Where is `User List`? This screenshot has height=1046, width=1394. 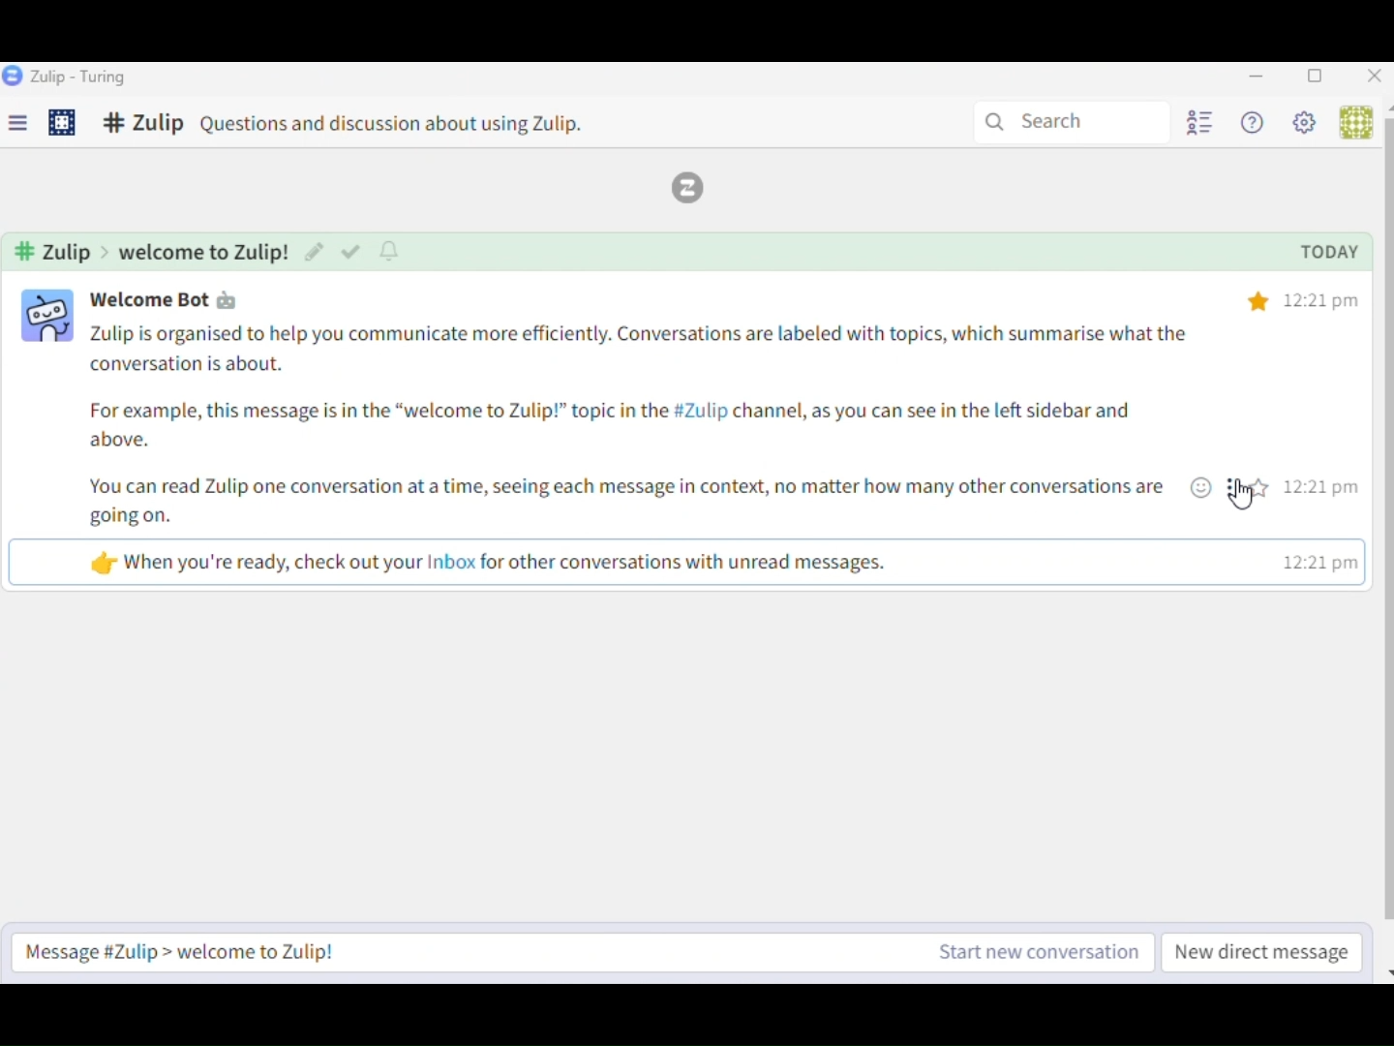
User List is located at coordinates (1197, 121).